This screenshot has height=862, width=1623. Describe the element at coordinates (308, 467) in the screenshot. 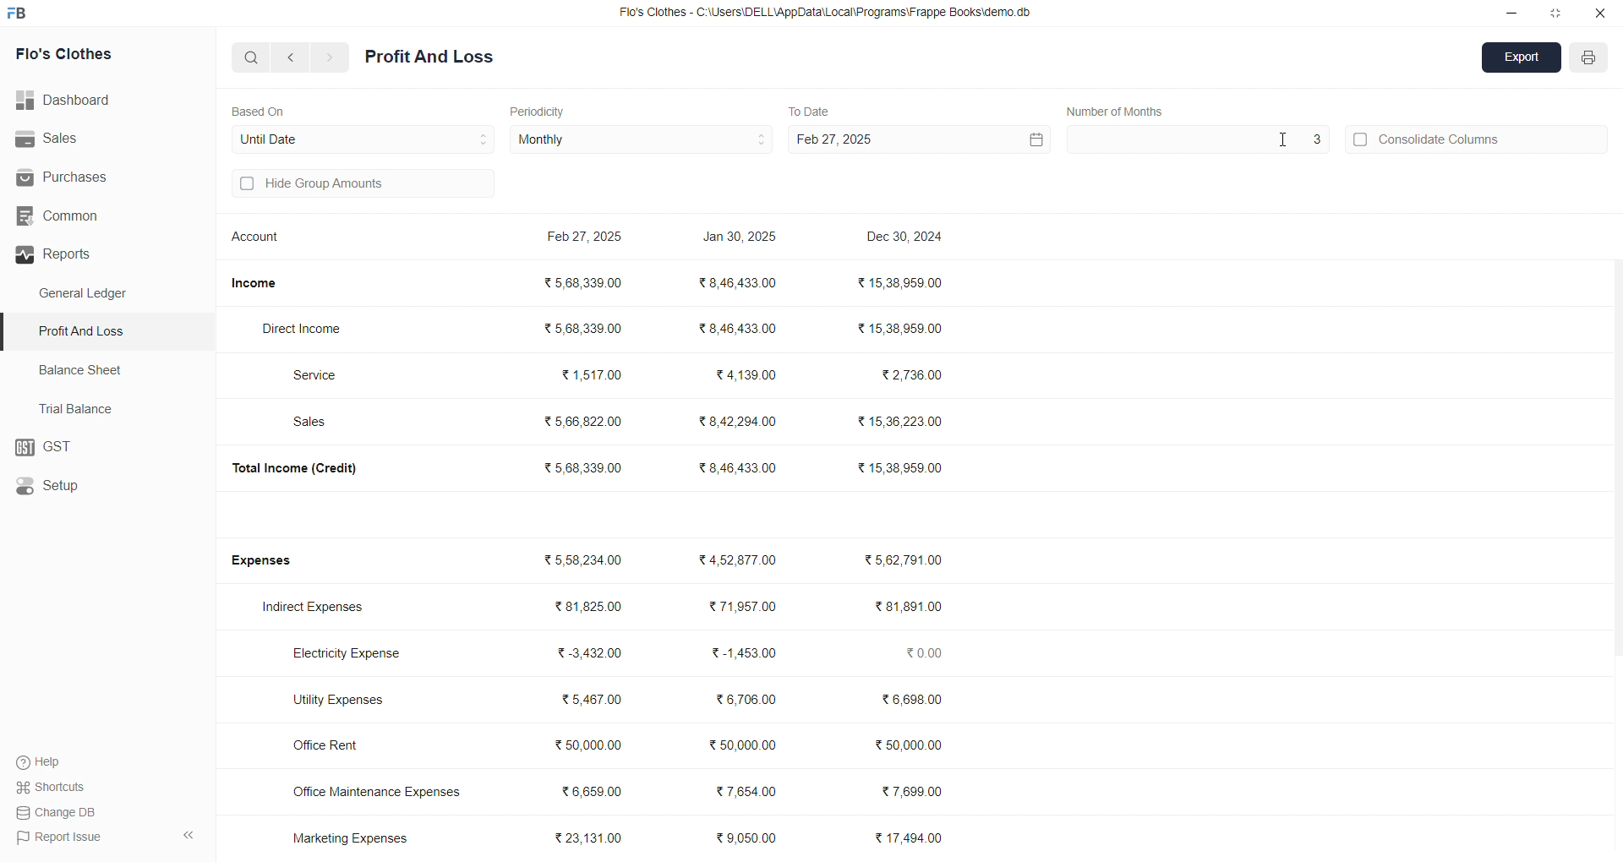

I see `Total Income (Credit)` at that location.